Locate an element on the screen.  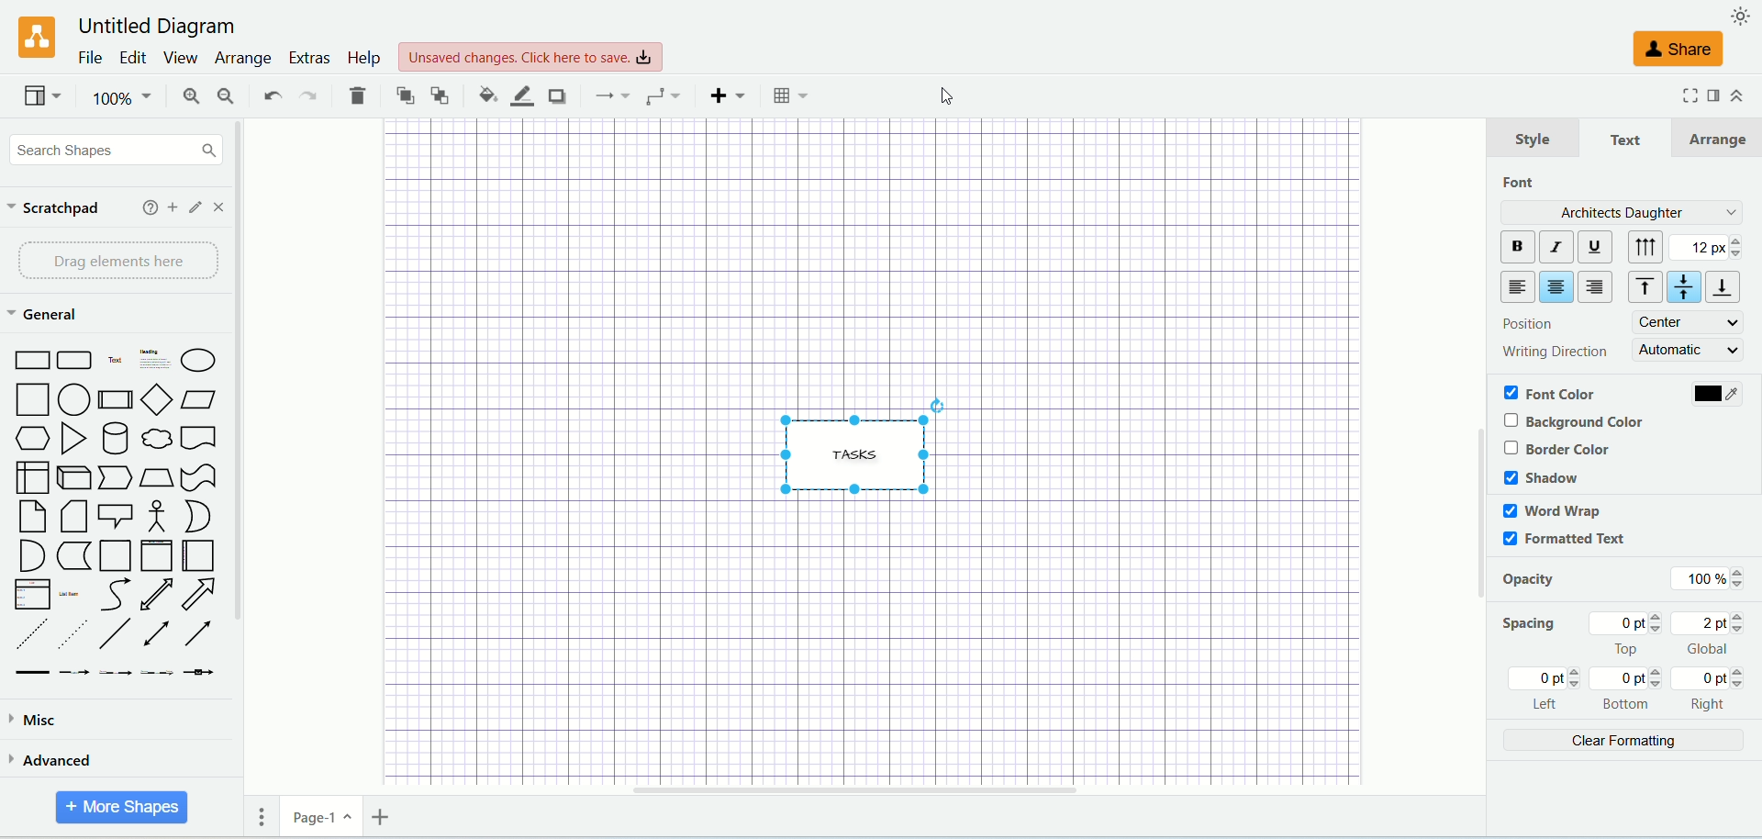
fill color is located at coordinates (479, 95).